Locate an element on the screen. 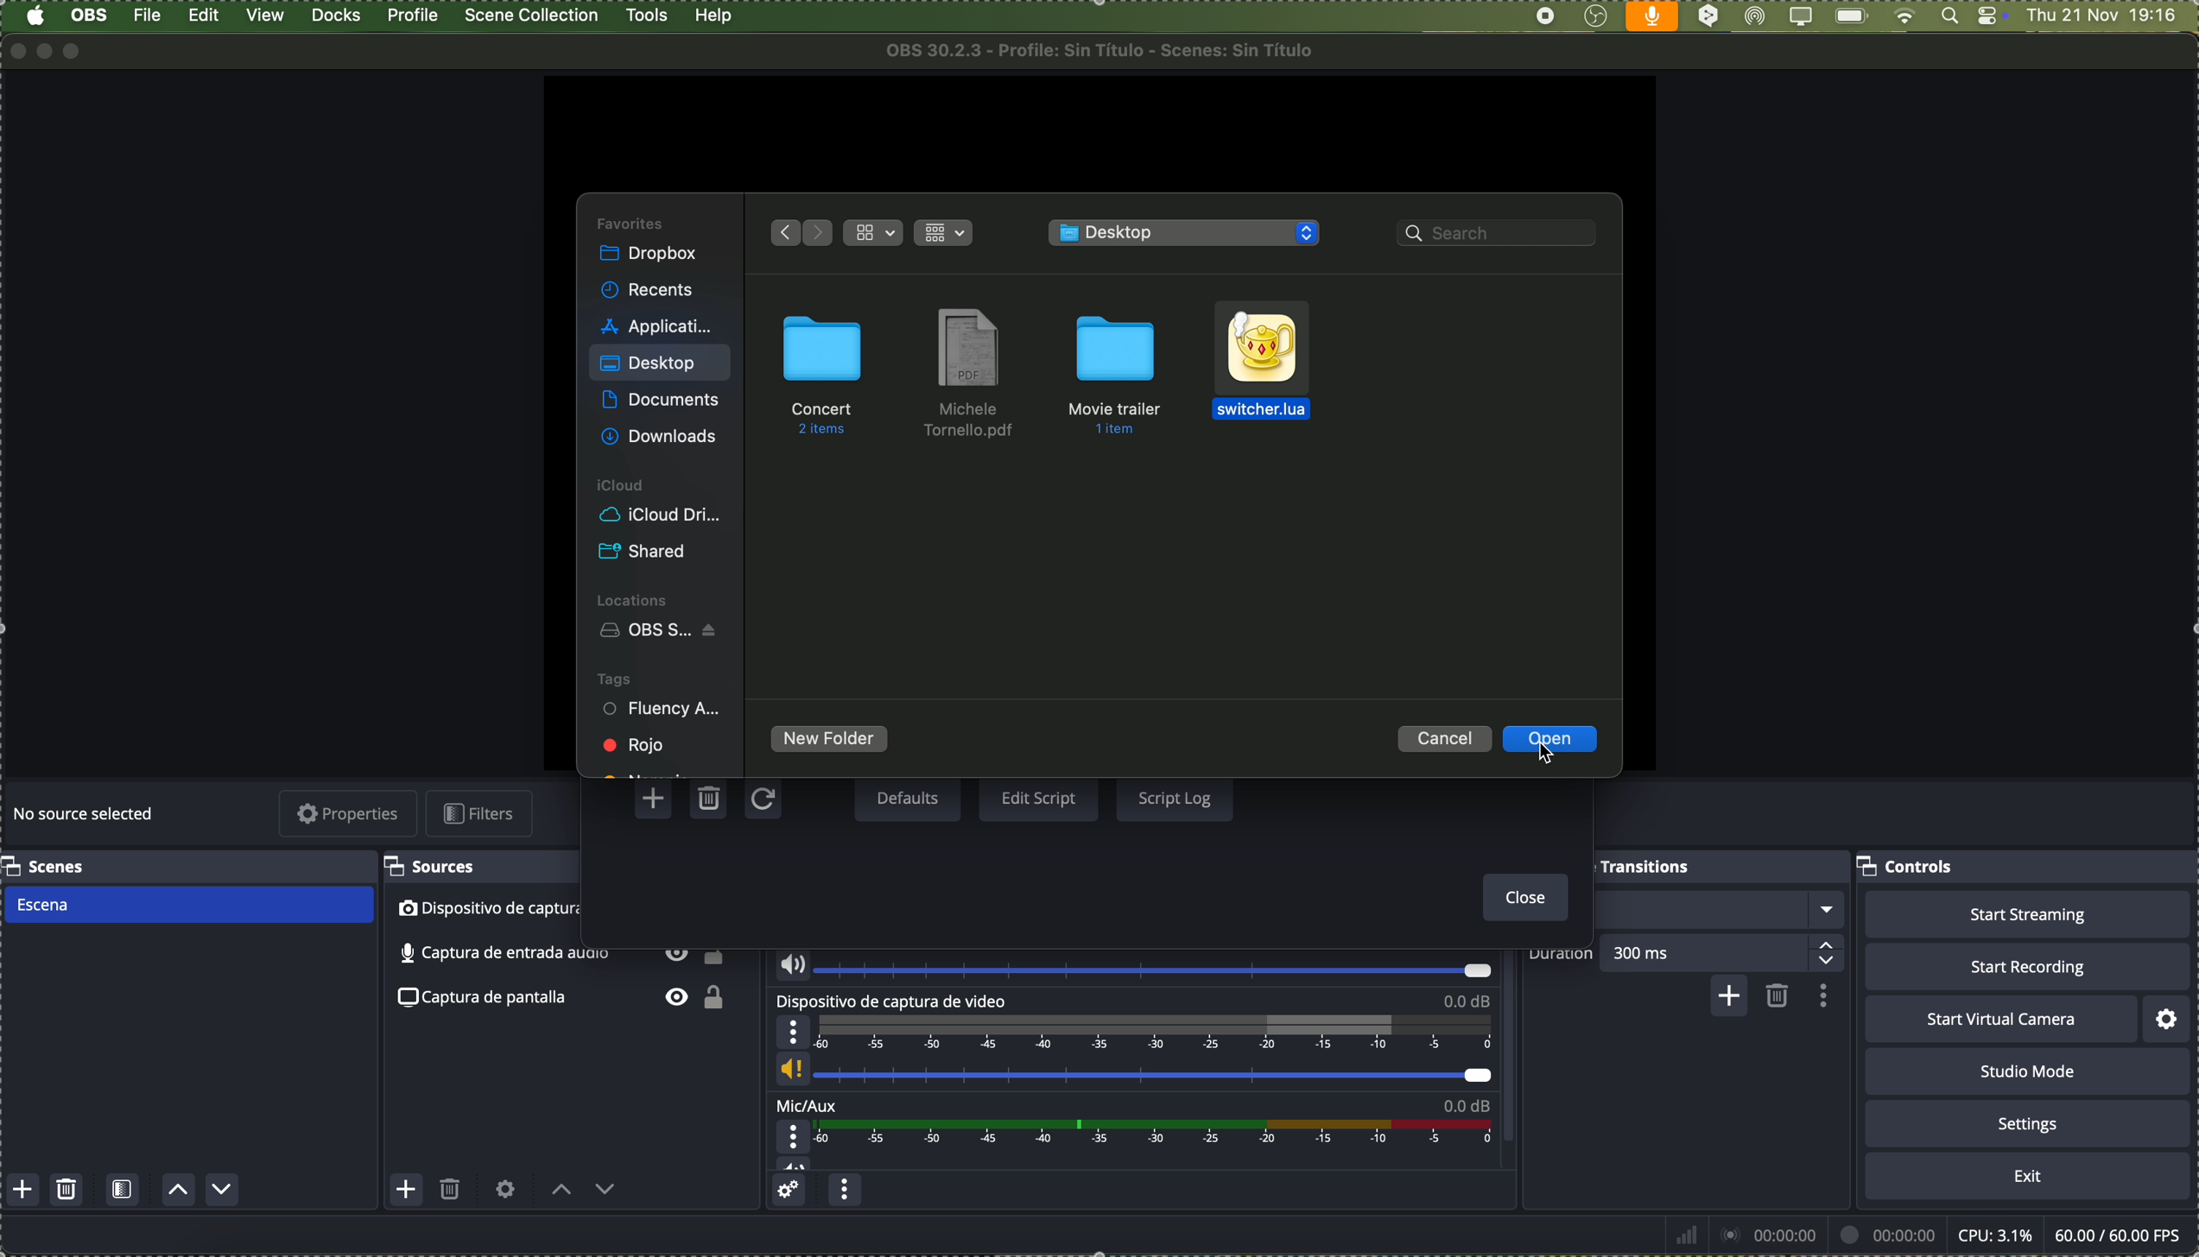 The height and width of the screenshot is (1257, 2199). remove is located at coordinates (1778, 997).